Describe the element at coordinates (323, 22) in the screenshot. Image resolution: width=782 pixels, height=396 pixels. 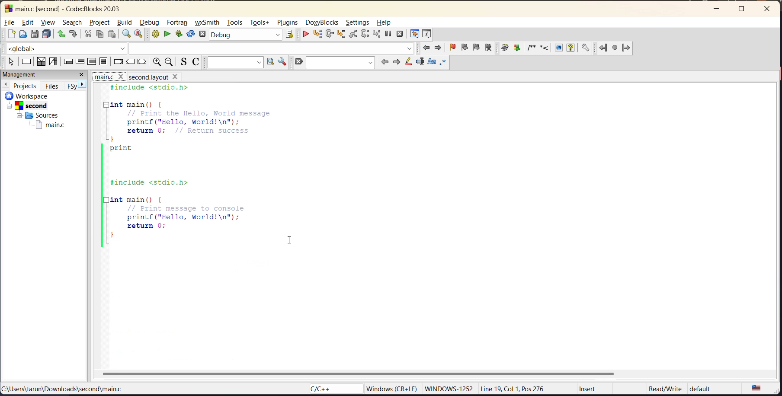
I see `doxyblocks` at that location.